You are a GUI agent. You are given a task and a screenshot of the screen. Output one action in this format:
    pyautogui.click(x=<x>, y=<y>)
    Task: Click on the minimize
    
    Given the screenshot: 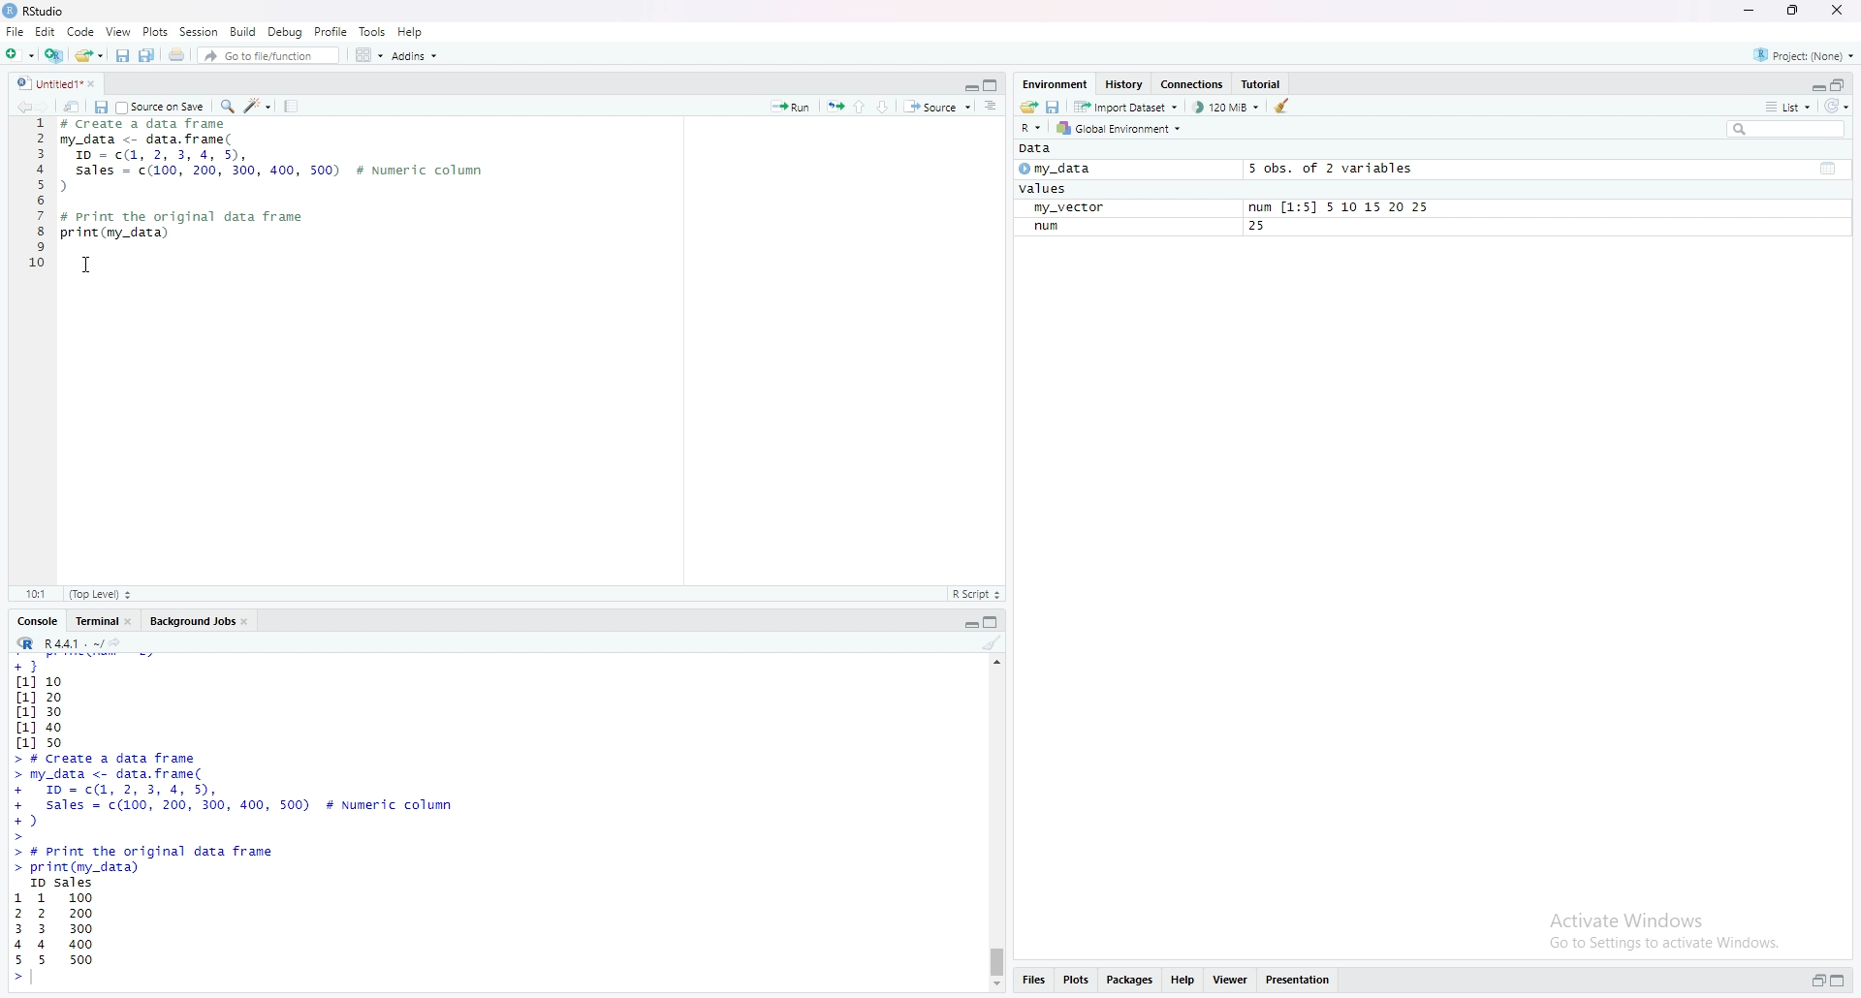 What is the action you would take?
    pyautogui.click(x=964, y=85)
    